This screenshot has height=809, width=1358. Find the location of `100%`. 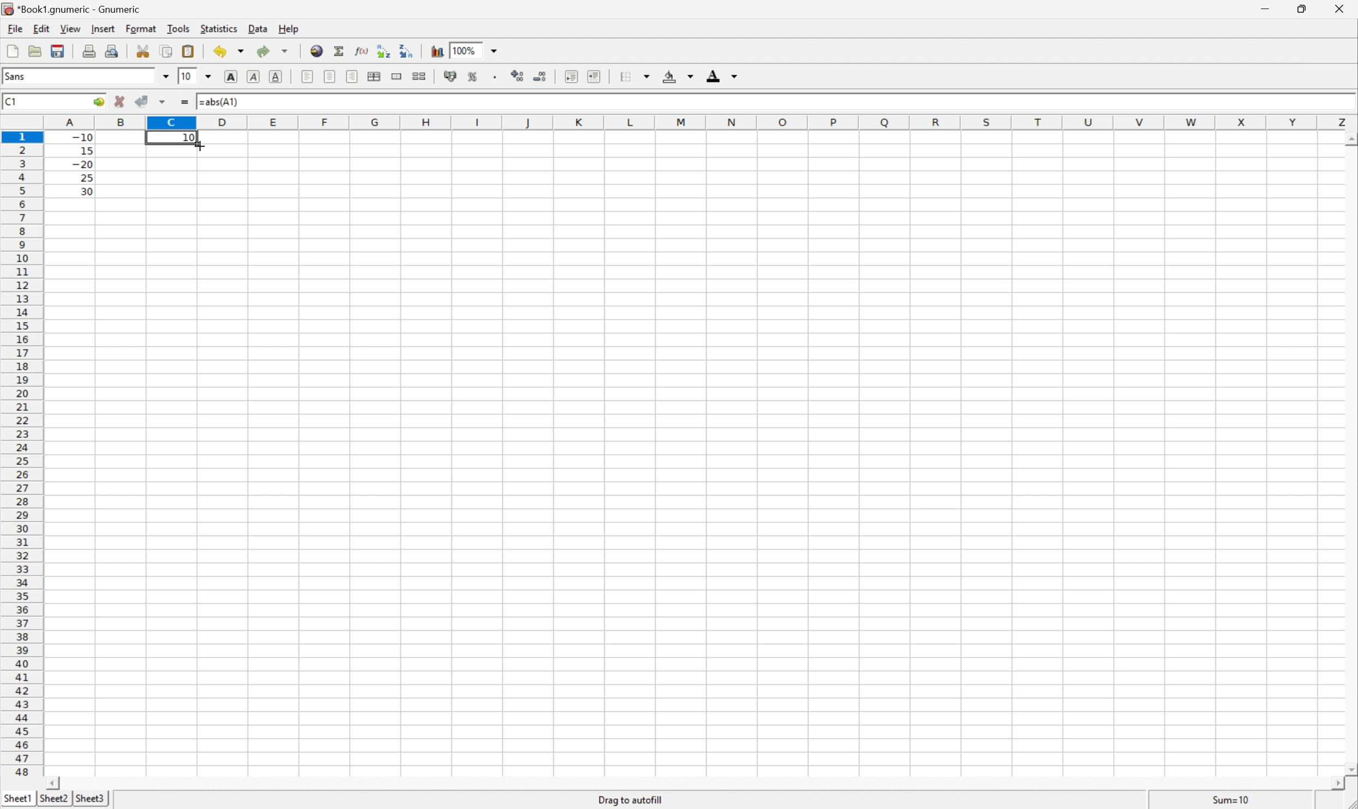

100% is located at coordinates (466, 50).